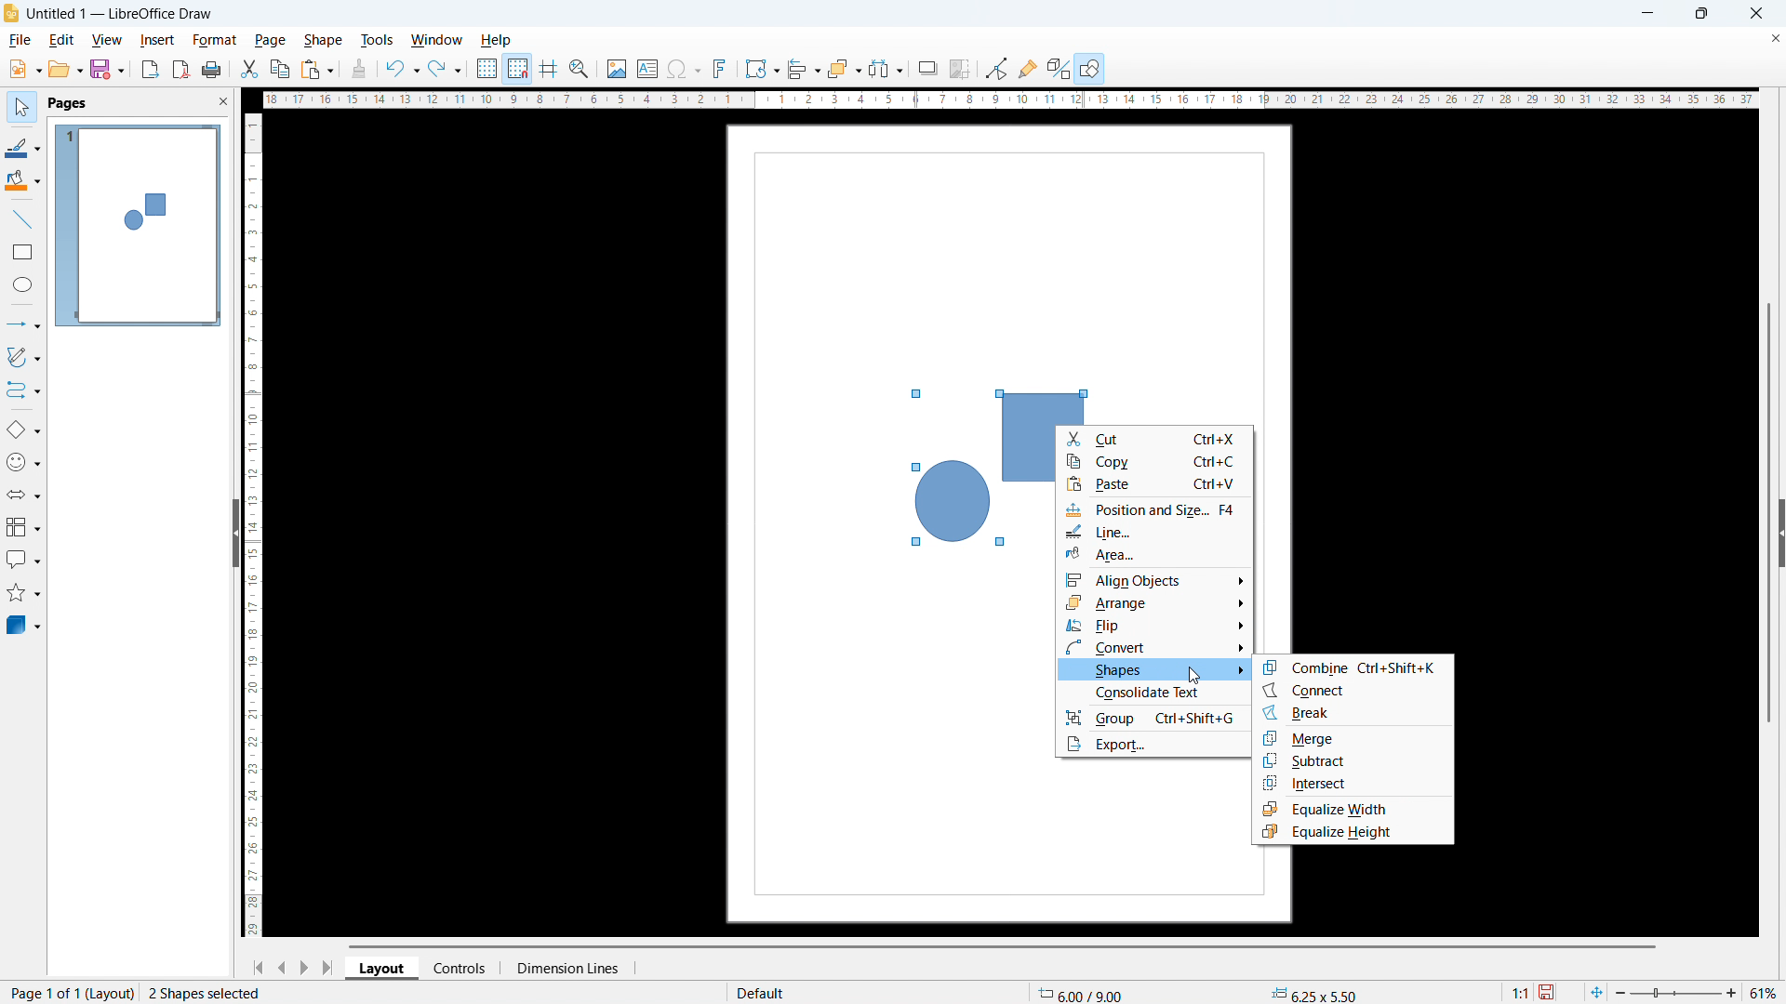 The image size is (1786, 1004). Describe the element at coordinates (1775, 37) in the screenshot. I see `close document` at that location.